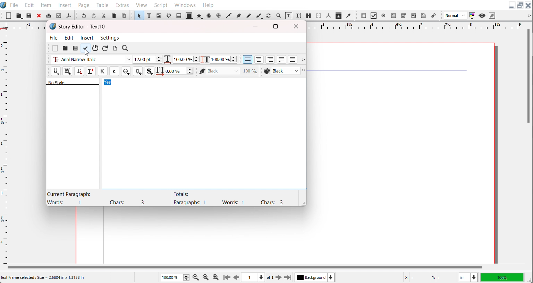 This screenshot has height=283, width=533. I want to click on Maximize, so click(520, 6).